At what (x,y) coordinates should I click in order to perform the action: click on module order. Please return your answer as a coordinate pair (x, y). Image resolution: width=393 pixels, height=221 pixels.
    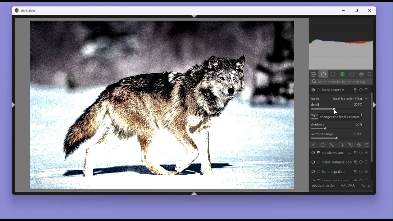
    Looking at the image, I should click on (323, 185).